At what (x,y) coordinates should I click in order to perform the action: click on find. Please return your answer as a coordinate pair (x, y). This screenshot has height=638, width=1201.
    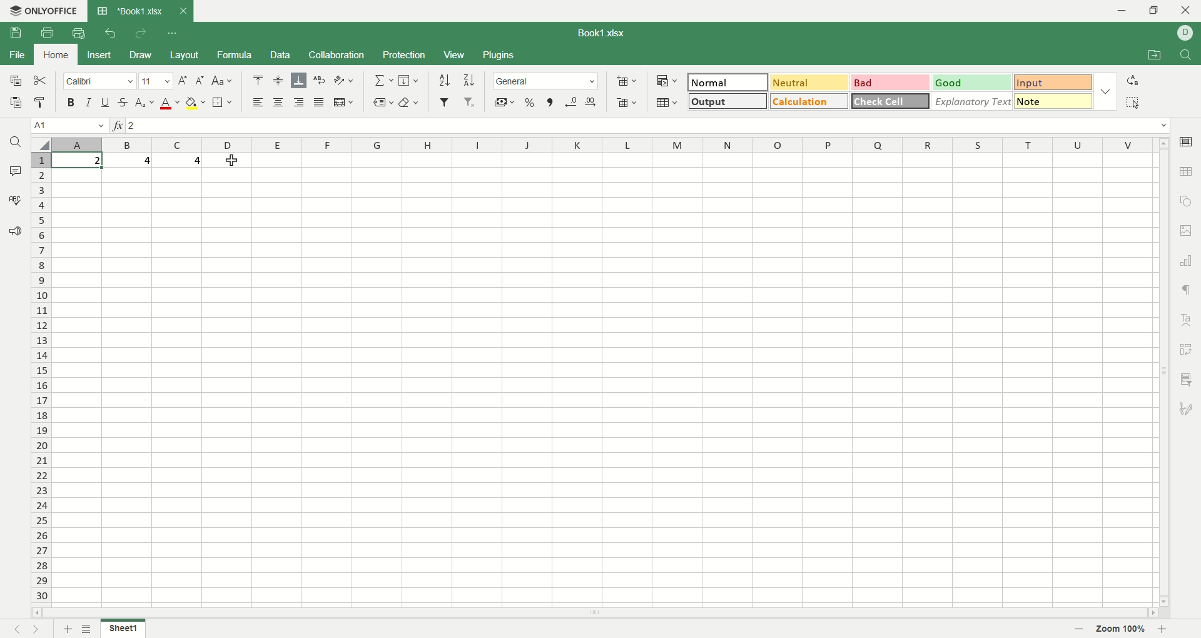
    Looking at the image, I should click on (1187, 55).